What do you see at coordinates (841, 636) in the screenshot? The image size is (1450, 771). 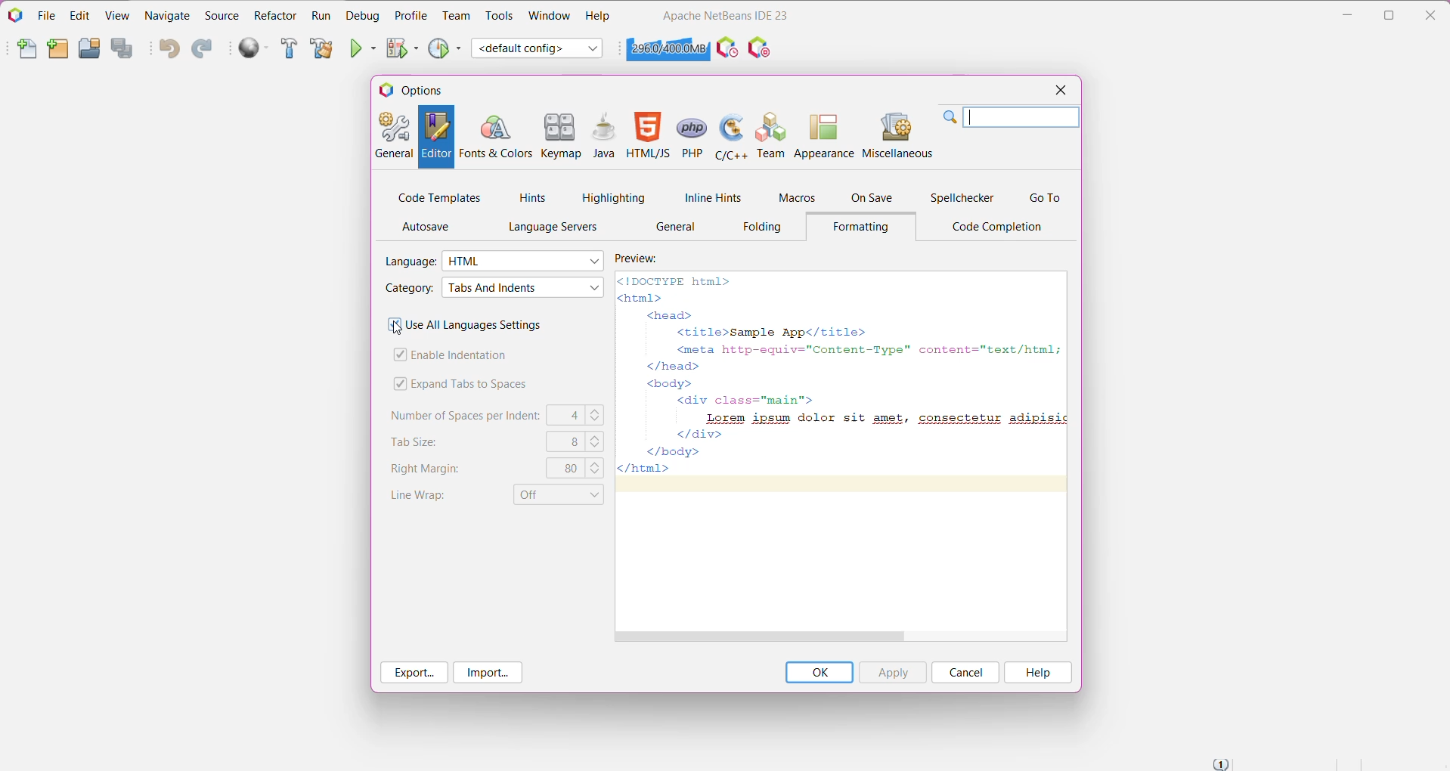 I see `Horizontal Scroll Bar` at bounding box center [841, 636].